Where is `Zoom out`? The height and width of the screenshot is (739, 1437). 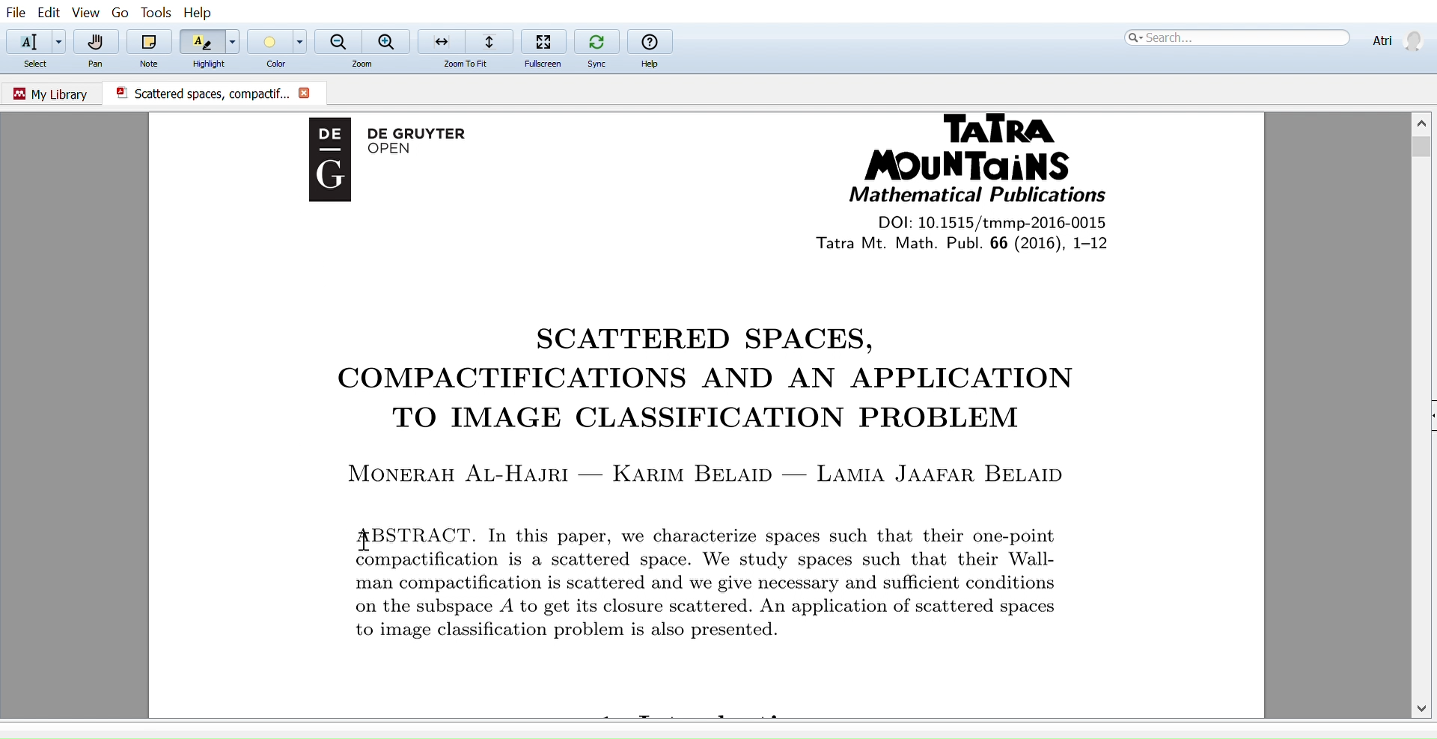 Zoom out is located at coordinates (338, 40).